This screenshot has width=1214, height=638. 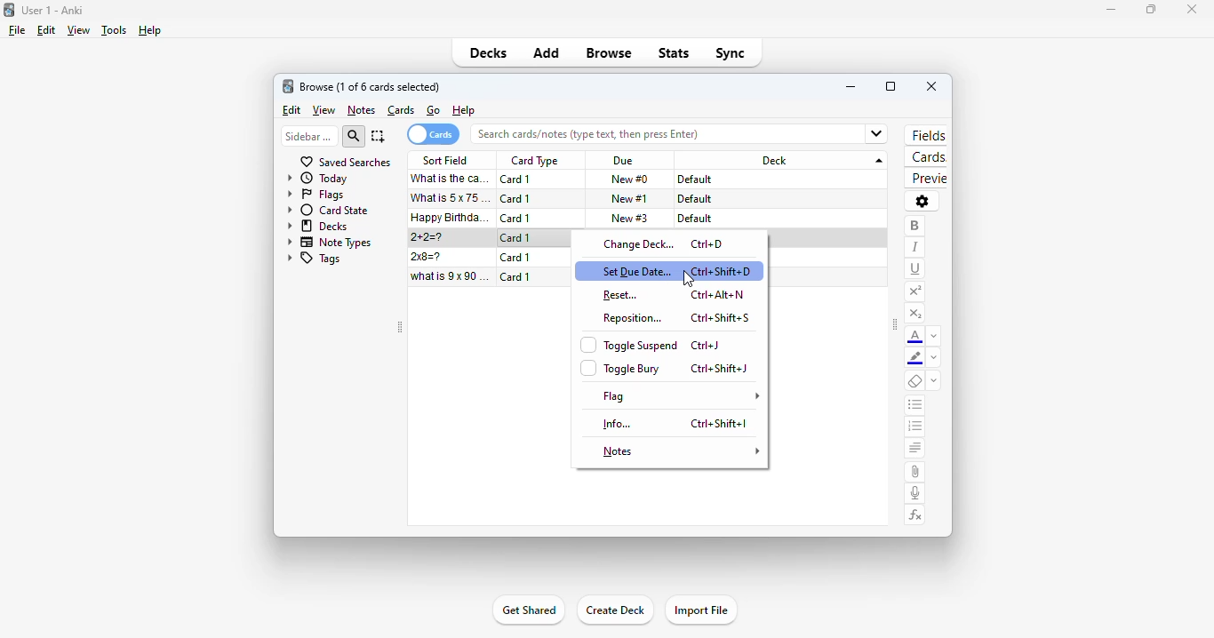 What do you see at coordinates (926, 158) in the screenshot?
I see `cards` at bounding box center [926, 158].